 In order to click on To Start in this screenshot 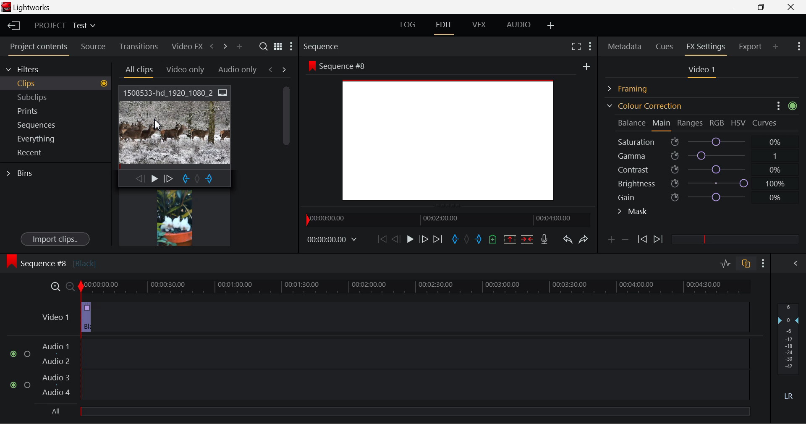, I will do `click(381, 239)`.